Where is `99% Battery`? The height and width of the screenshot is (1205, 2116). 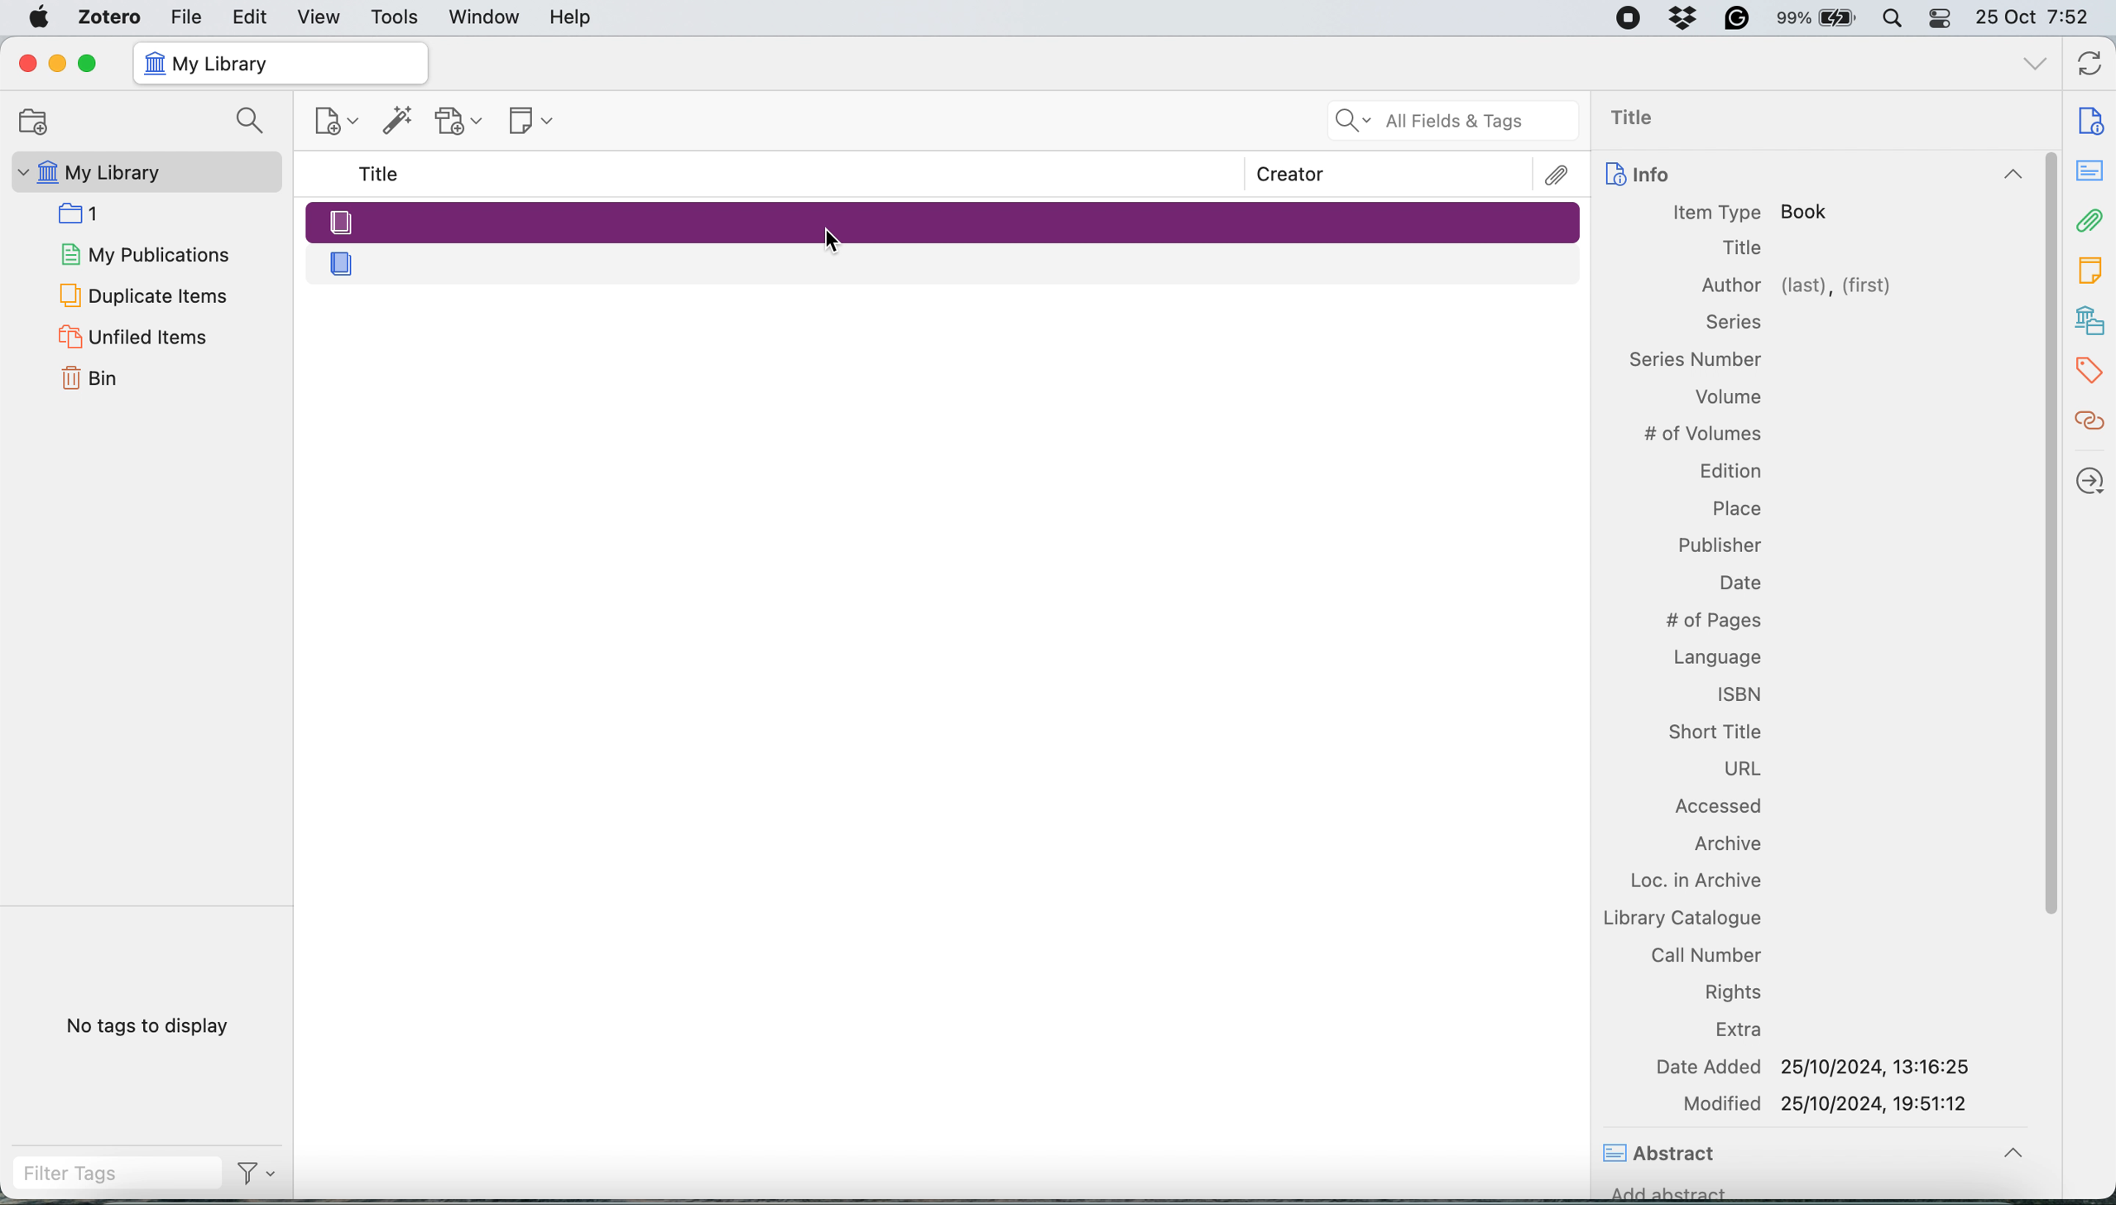
99% Battery is located at coordinates (1817, 19).